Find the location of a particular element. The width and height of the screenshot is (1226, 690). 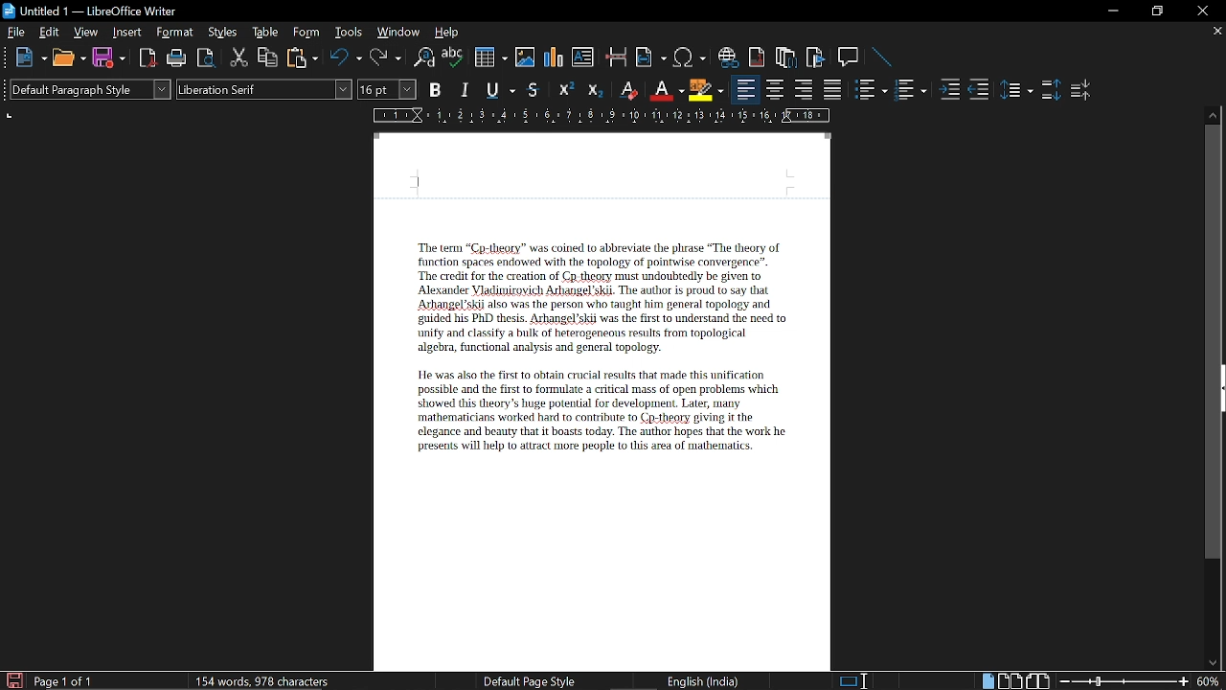

Insert comment is located at coordinates (850, 57).